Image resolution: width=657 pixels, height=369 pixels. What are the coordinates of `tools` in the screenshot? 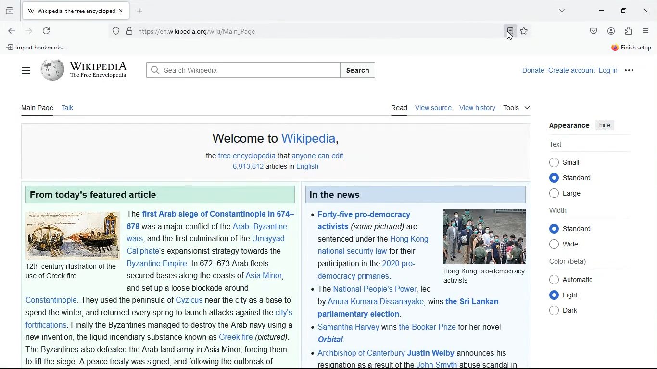 It's located at (518, 107).